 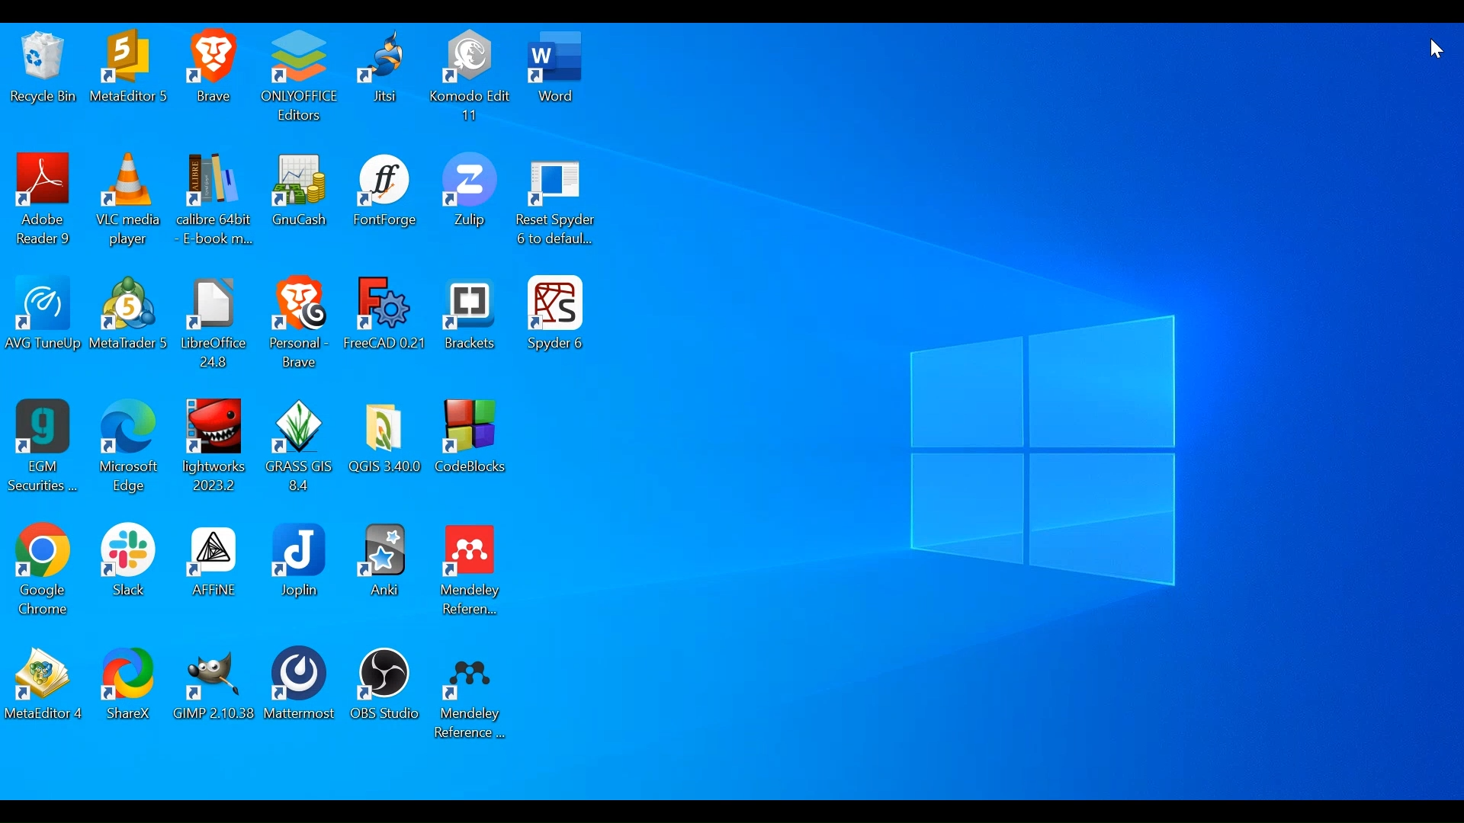 What do you see at coordinates (218, 322) in the screenshot?
I see `Libreoffice 24.8` at bounding box center [218, 322].